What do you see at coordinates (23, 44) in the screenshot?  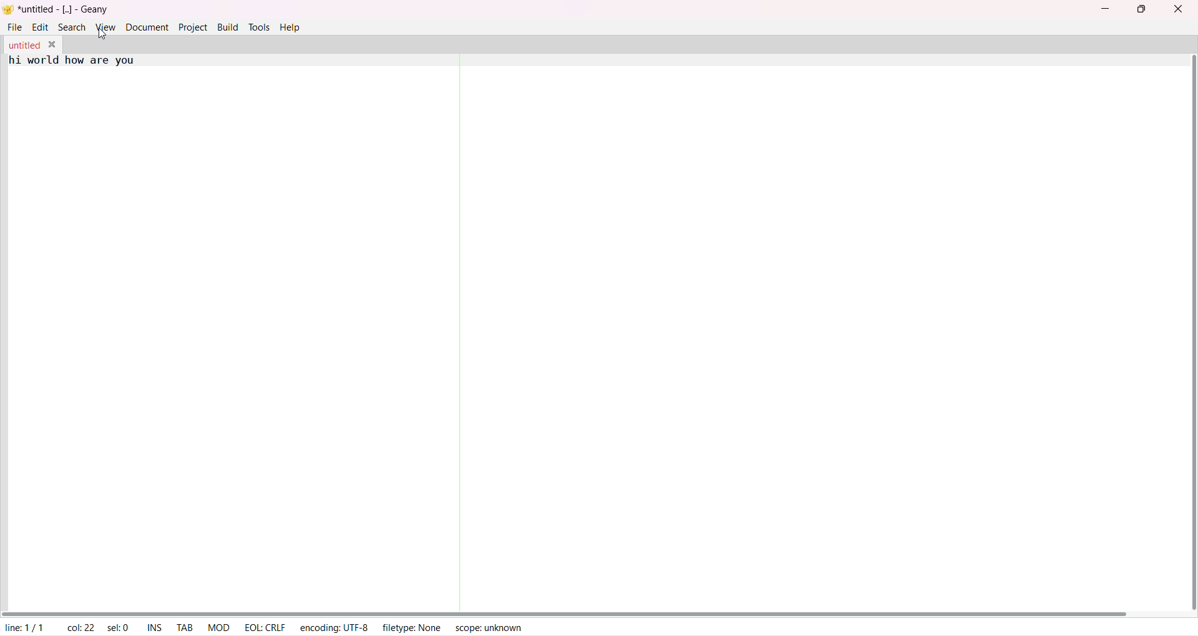 I see `tab name` at bounding box center [23, 44].